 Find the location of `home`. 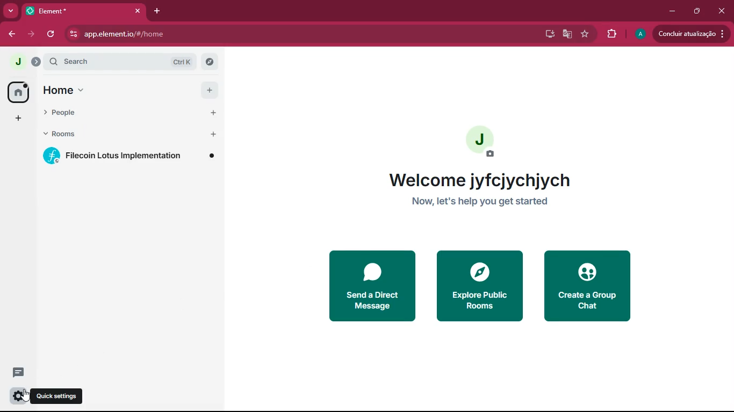

home is located at coordinates (129, 91).